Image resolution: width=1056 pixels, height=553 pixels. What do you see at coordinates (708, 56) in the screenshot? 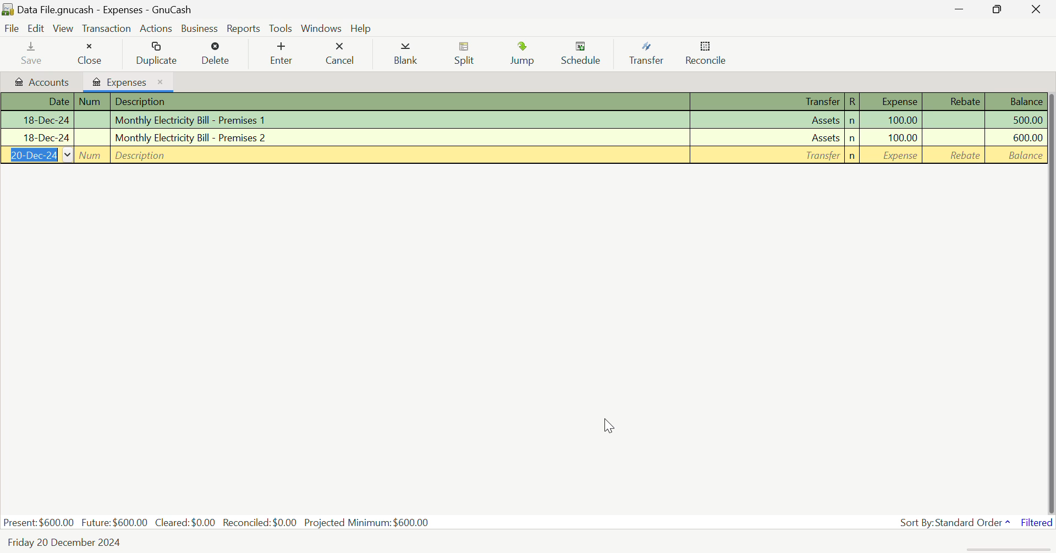
I see `Reconcile` at bounding box center [708, 56].